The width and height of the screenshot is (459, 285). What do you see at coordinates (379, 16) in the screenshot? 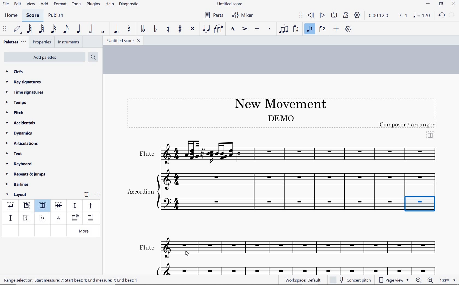
I see `playback time` at bounding box center [379, 16].